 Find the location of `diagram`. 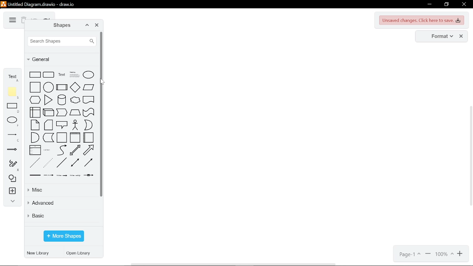

diagram is located at coordinates (12, 20).